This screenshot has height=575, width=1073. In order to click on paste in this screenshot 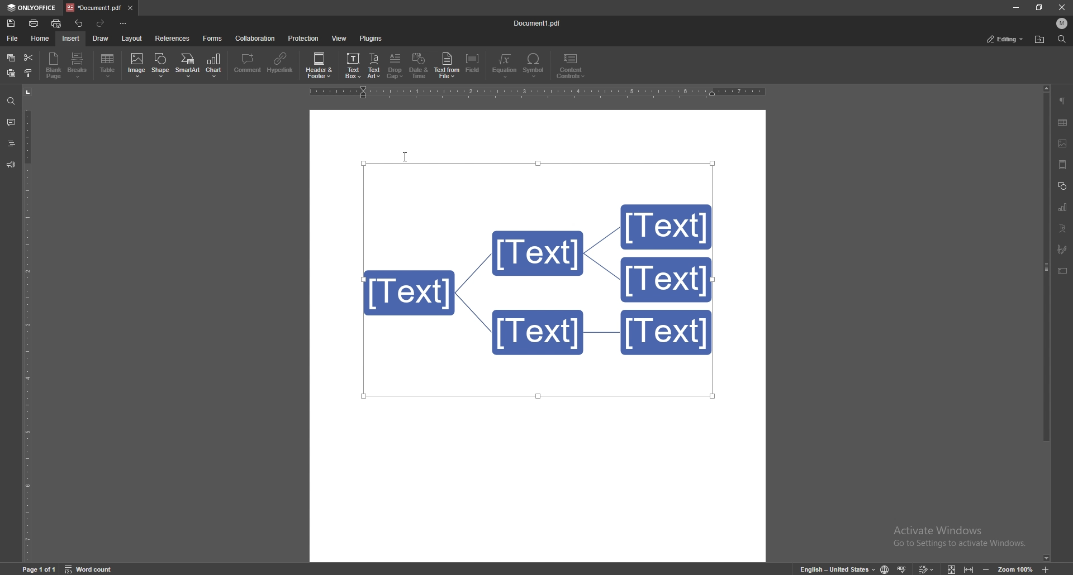, I will do `click(11, 73)`.